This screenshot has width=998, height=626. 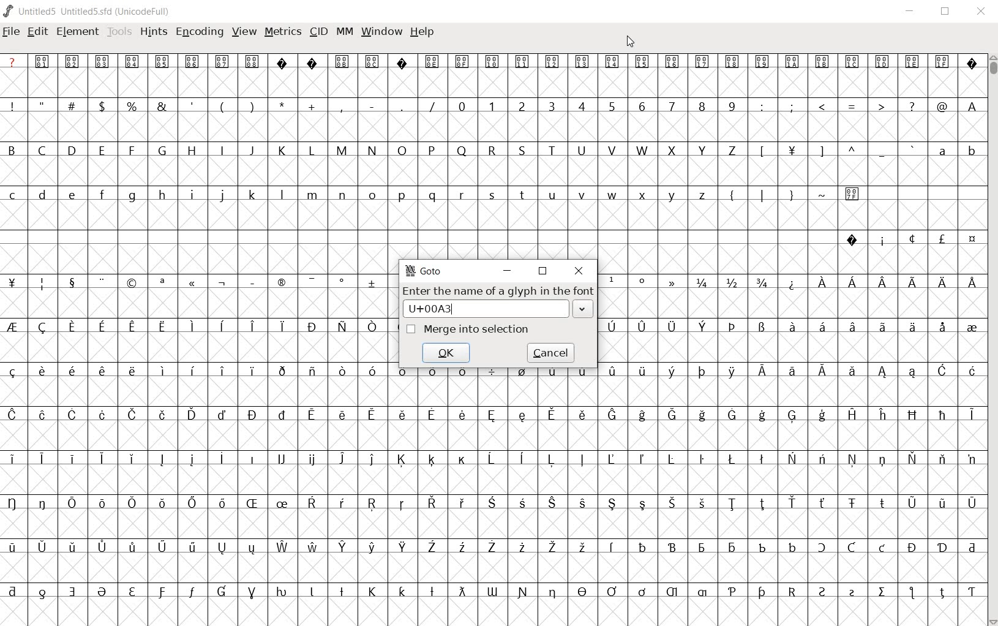 I want to click on Symbol, so click(x=642, y=374).